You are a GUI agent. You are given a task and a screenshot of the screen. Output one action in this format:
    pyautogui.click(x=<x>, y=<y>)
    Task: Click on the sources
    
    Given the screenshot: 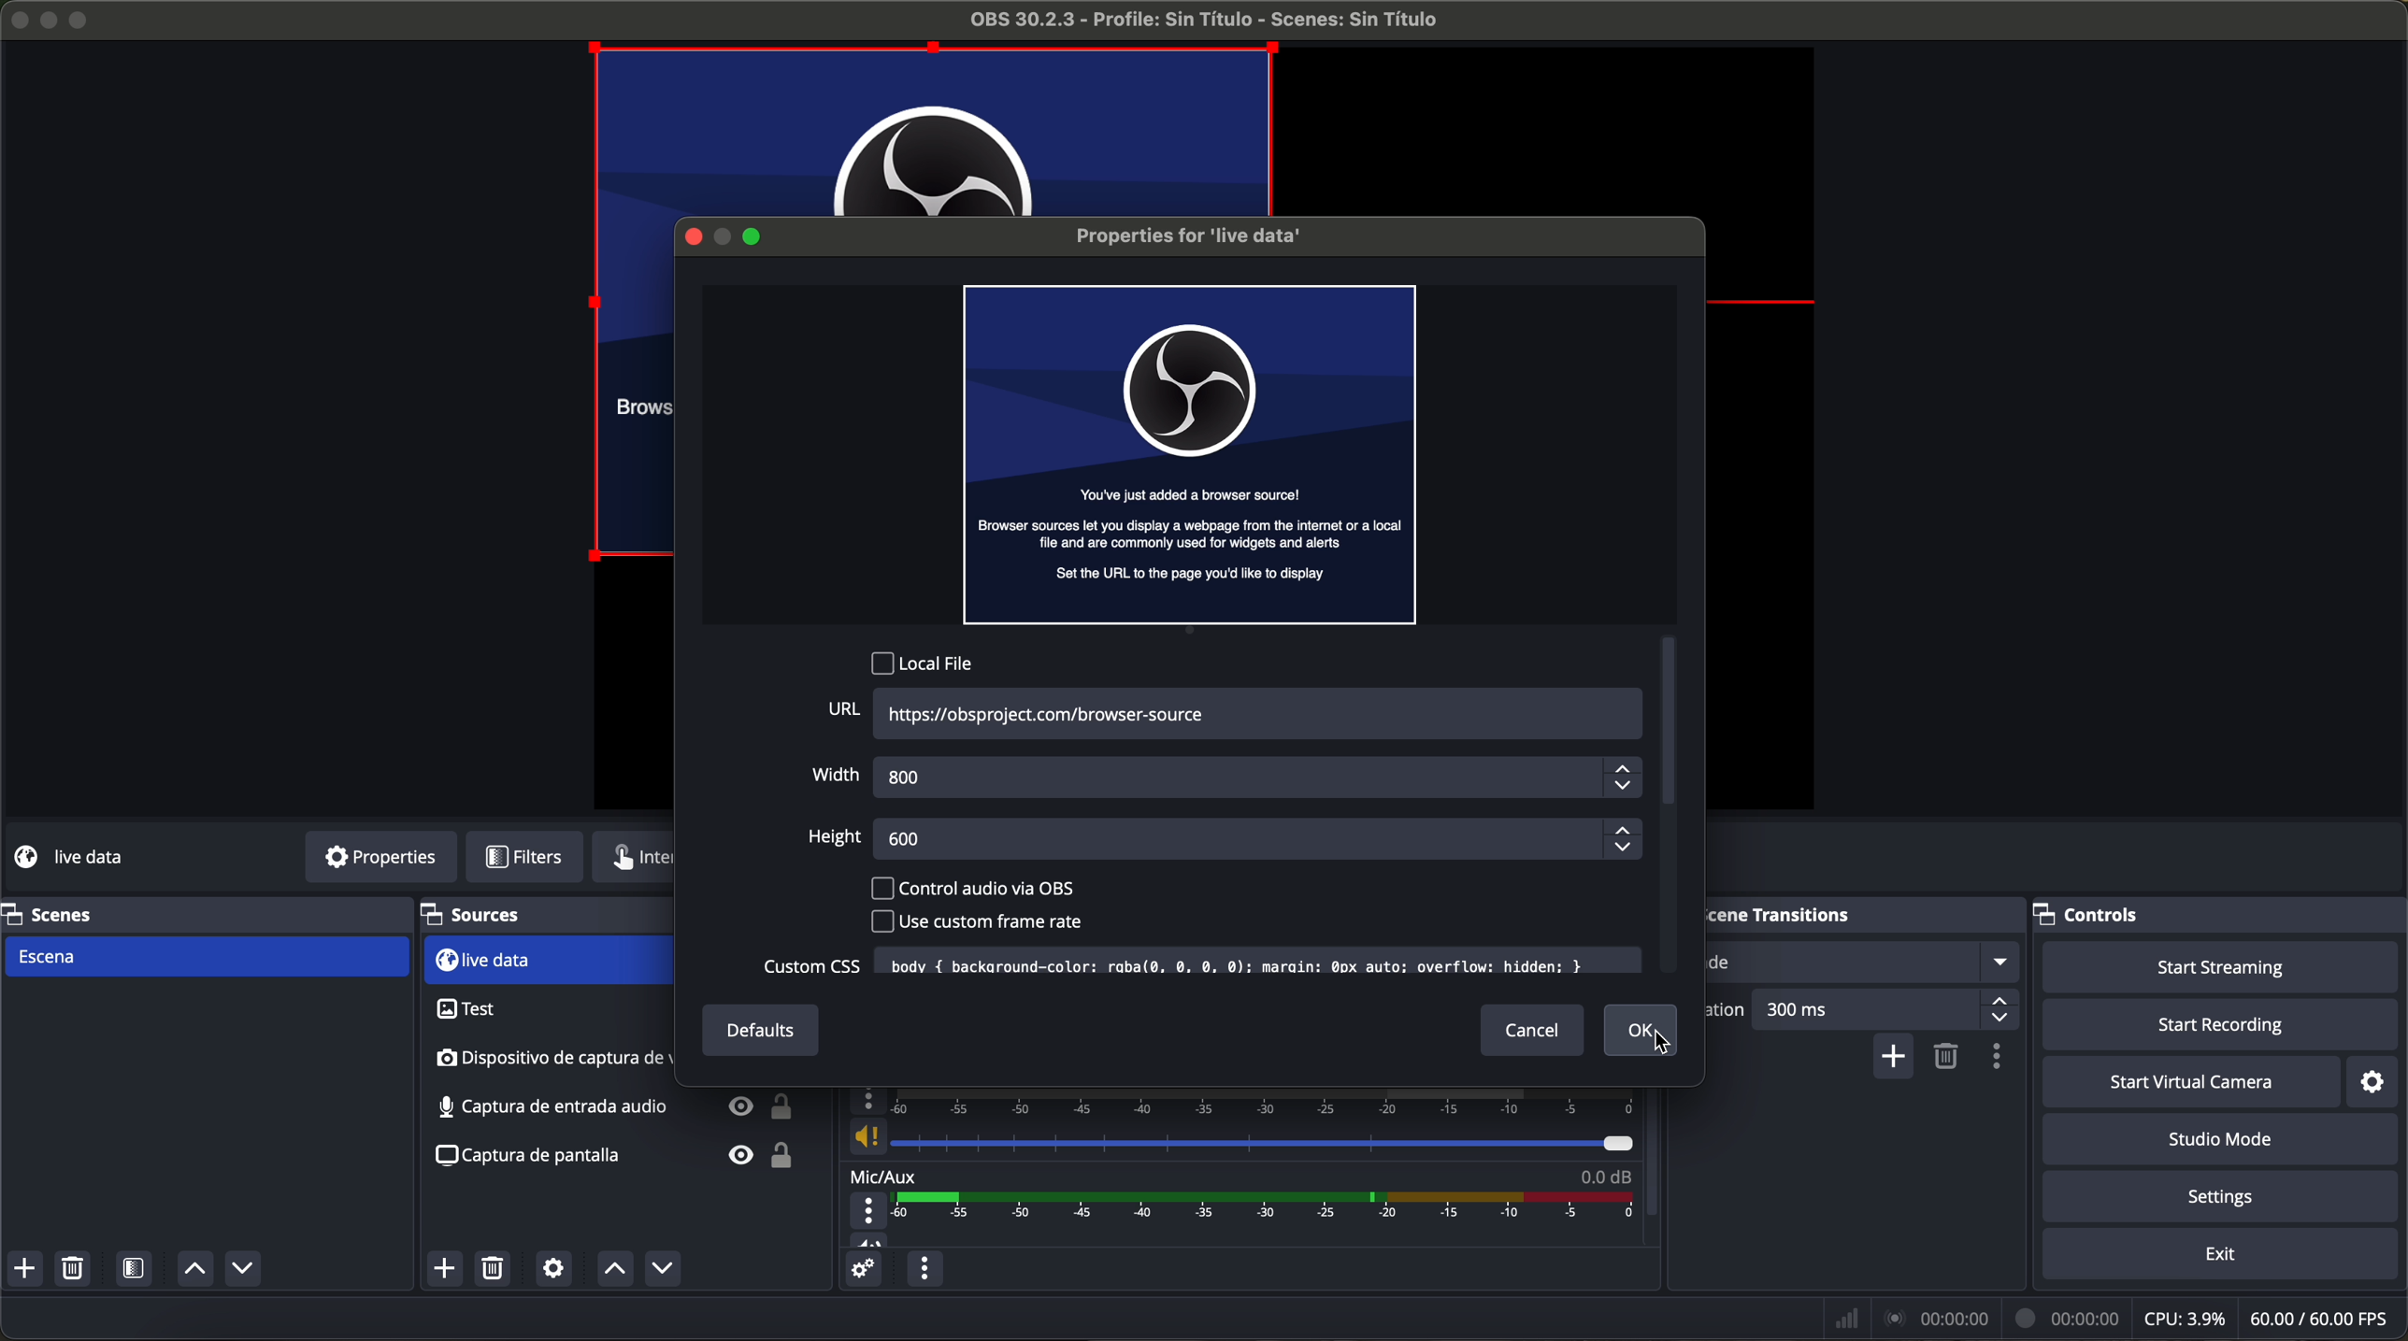 What is the action you would take?
    pyautogui.click(x=486, y=913)
    